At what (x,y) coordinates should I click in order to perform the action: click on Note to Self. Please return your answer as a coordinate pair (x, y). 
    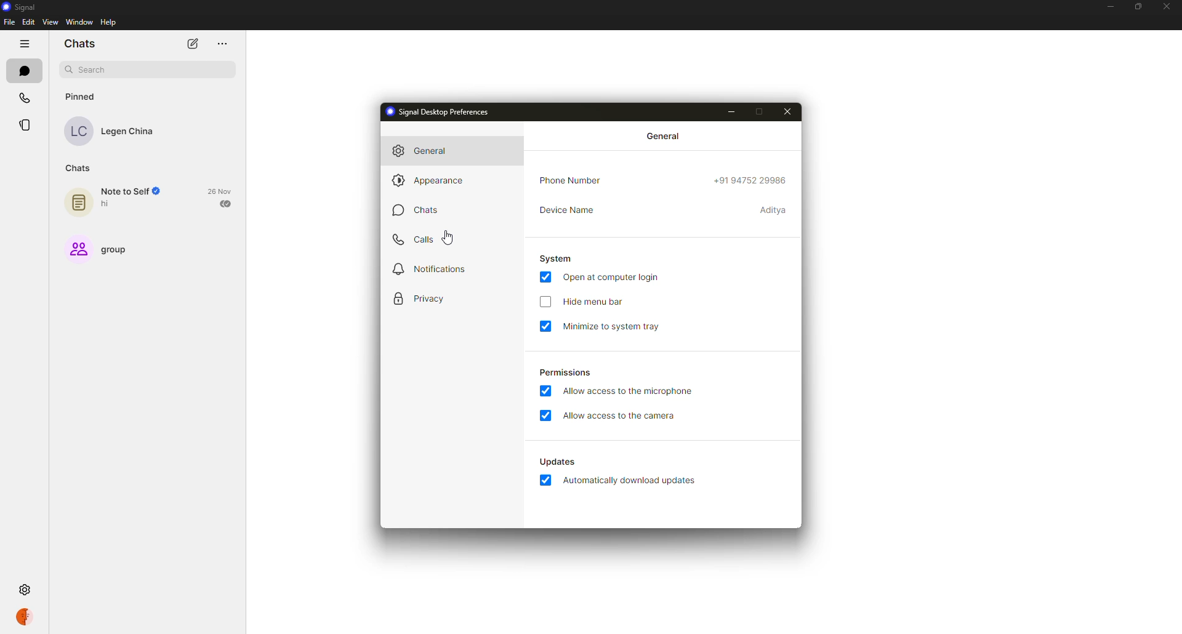
    Looking at the image, I should click on (124, 191).